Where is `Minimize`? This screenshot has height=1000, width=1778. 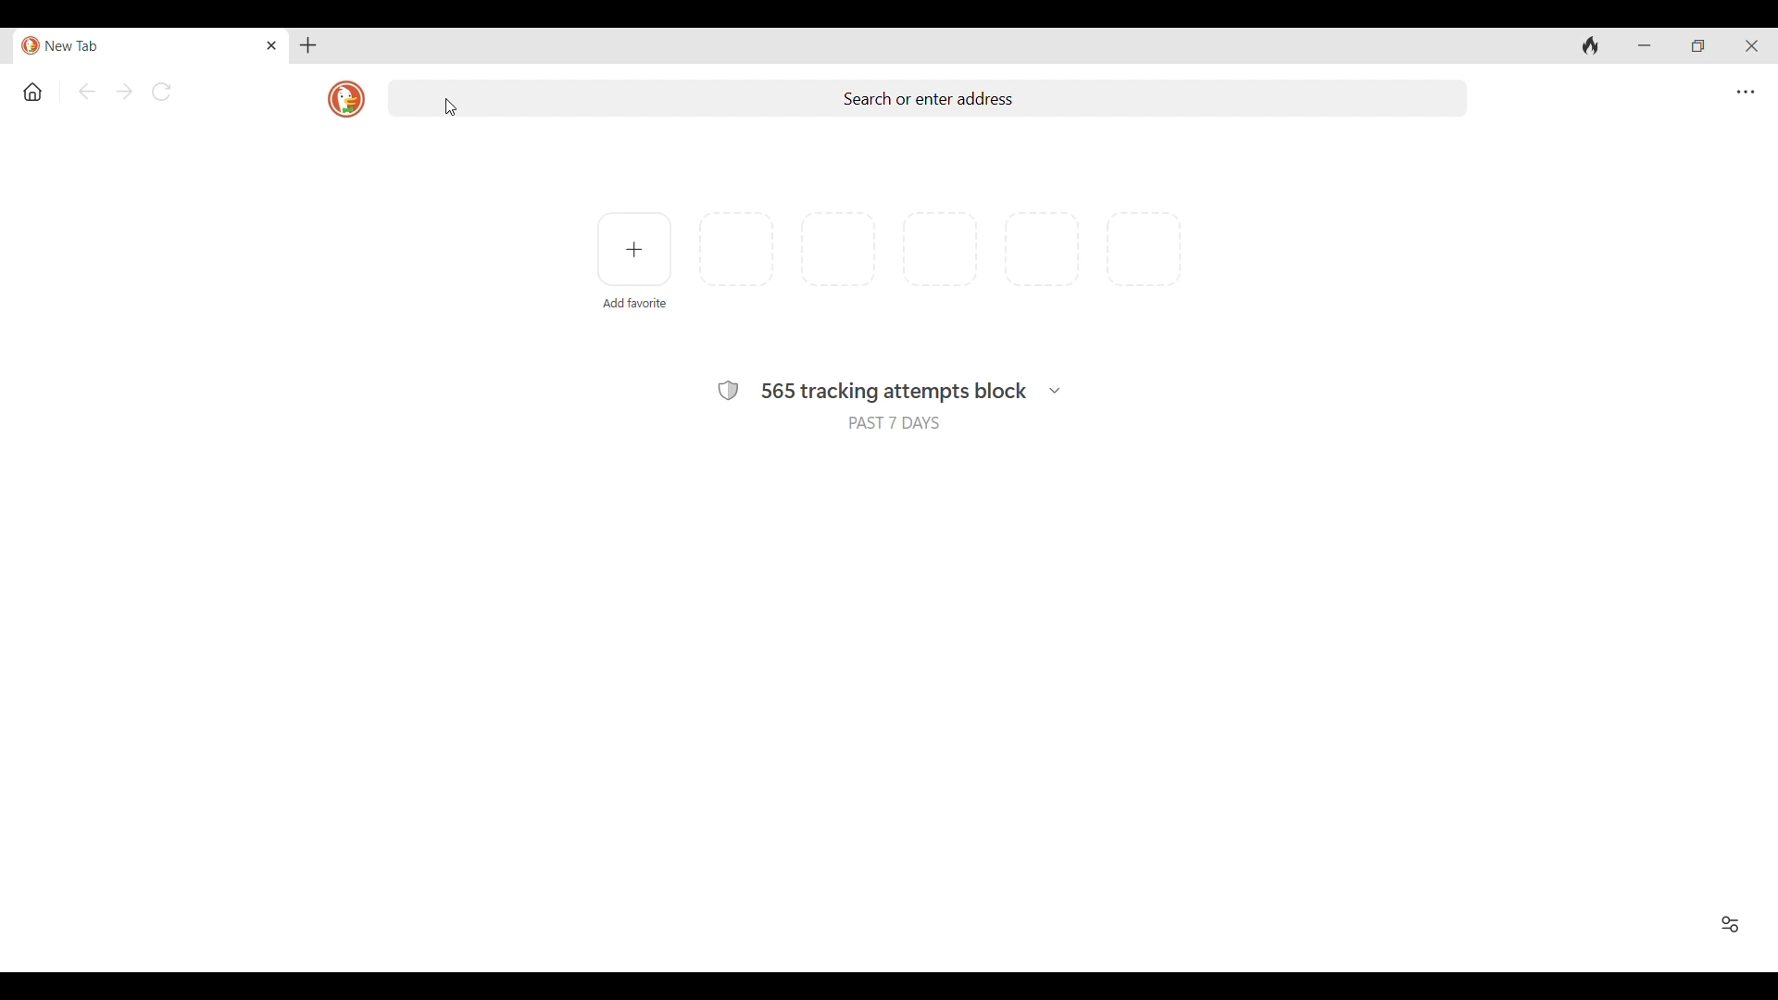
Minimize is located at coordinates (1644, 45).